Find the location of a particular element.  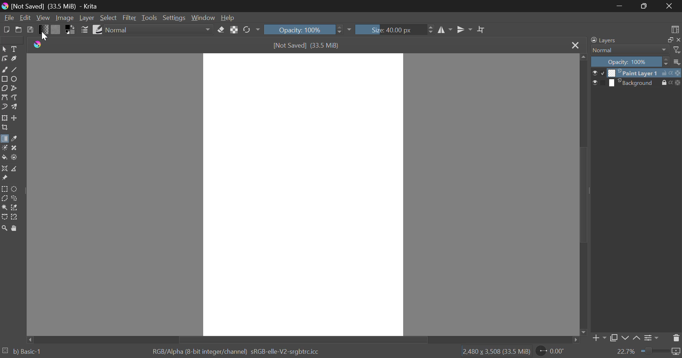

preview is located at coordinates (599, 73).